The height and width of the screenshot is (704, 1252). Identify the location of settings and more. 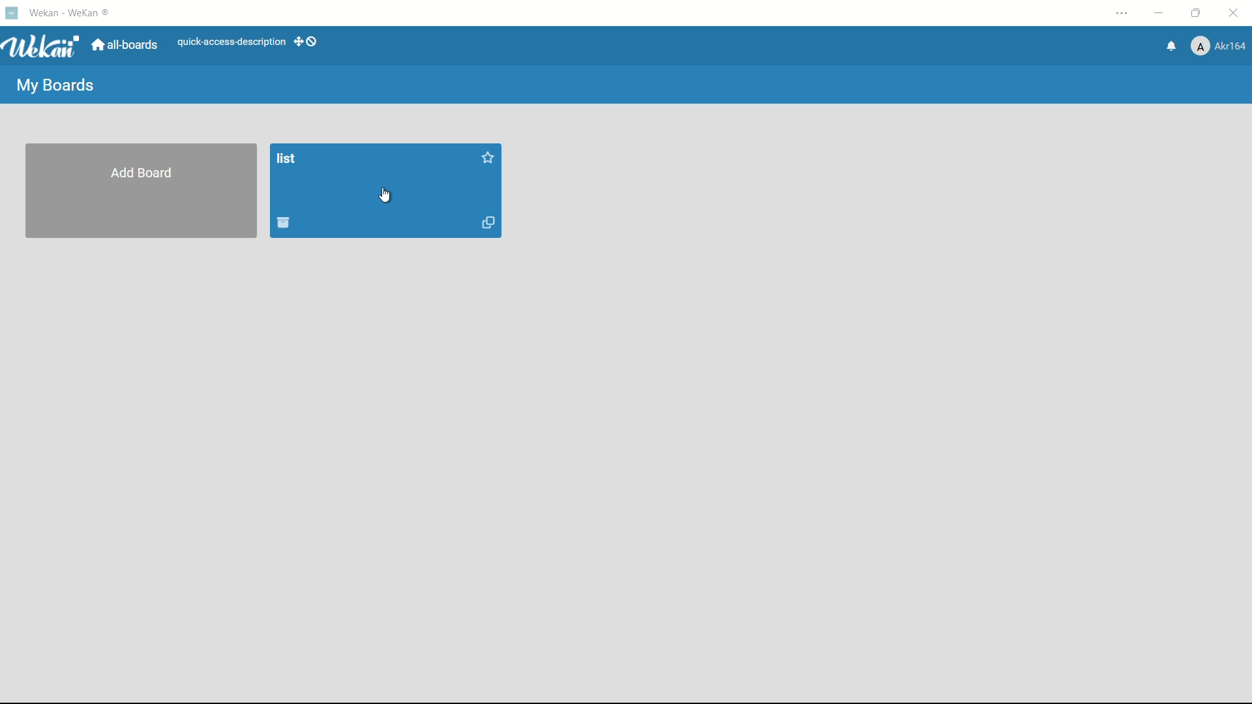
(1124, 13).